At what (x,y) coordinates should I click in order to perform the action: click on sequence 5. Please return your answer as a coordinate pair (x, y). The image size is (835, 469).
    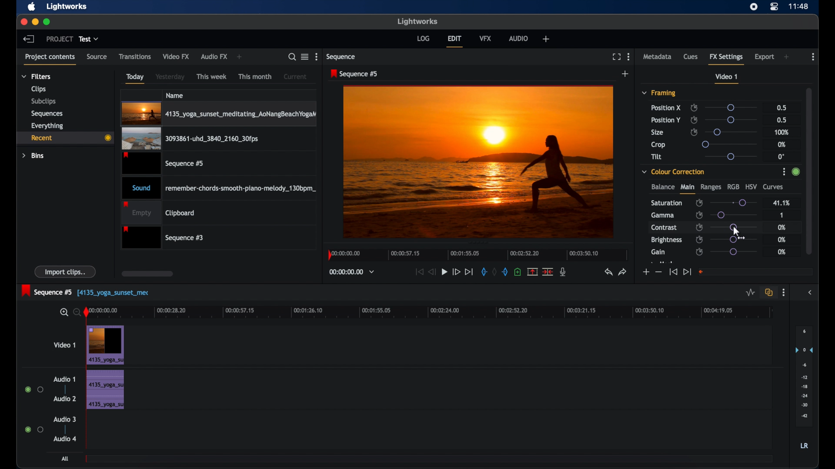
    Looking at the image, I should click on (354, 74).